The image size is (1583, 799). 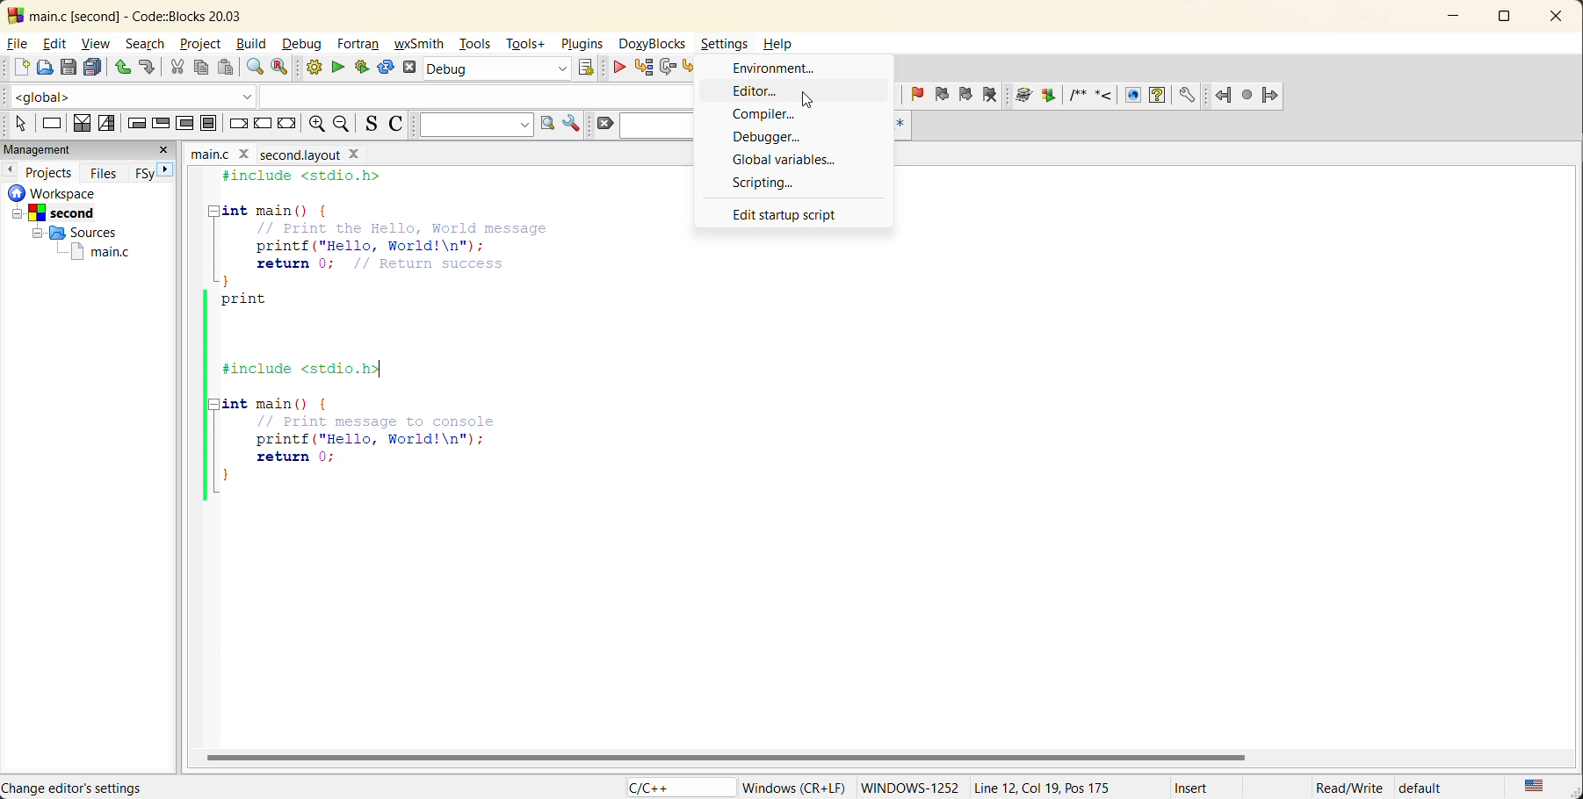 I want to click on close, so click(x=167, y=151).